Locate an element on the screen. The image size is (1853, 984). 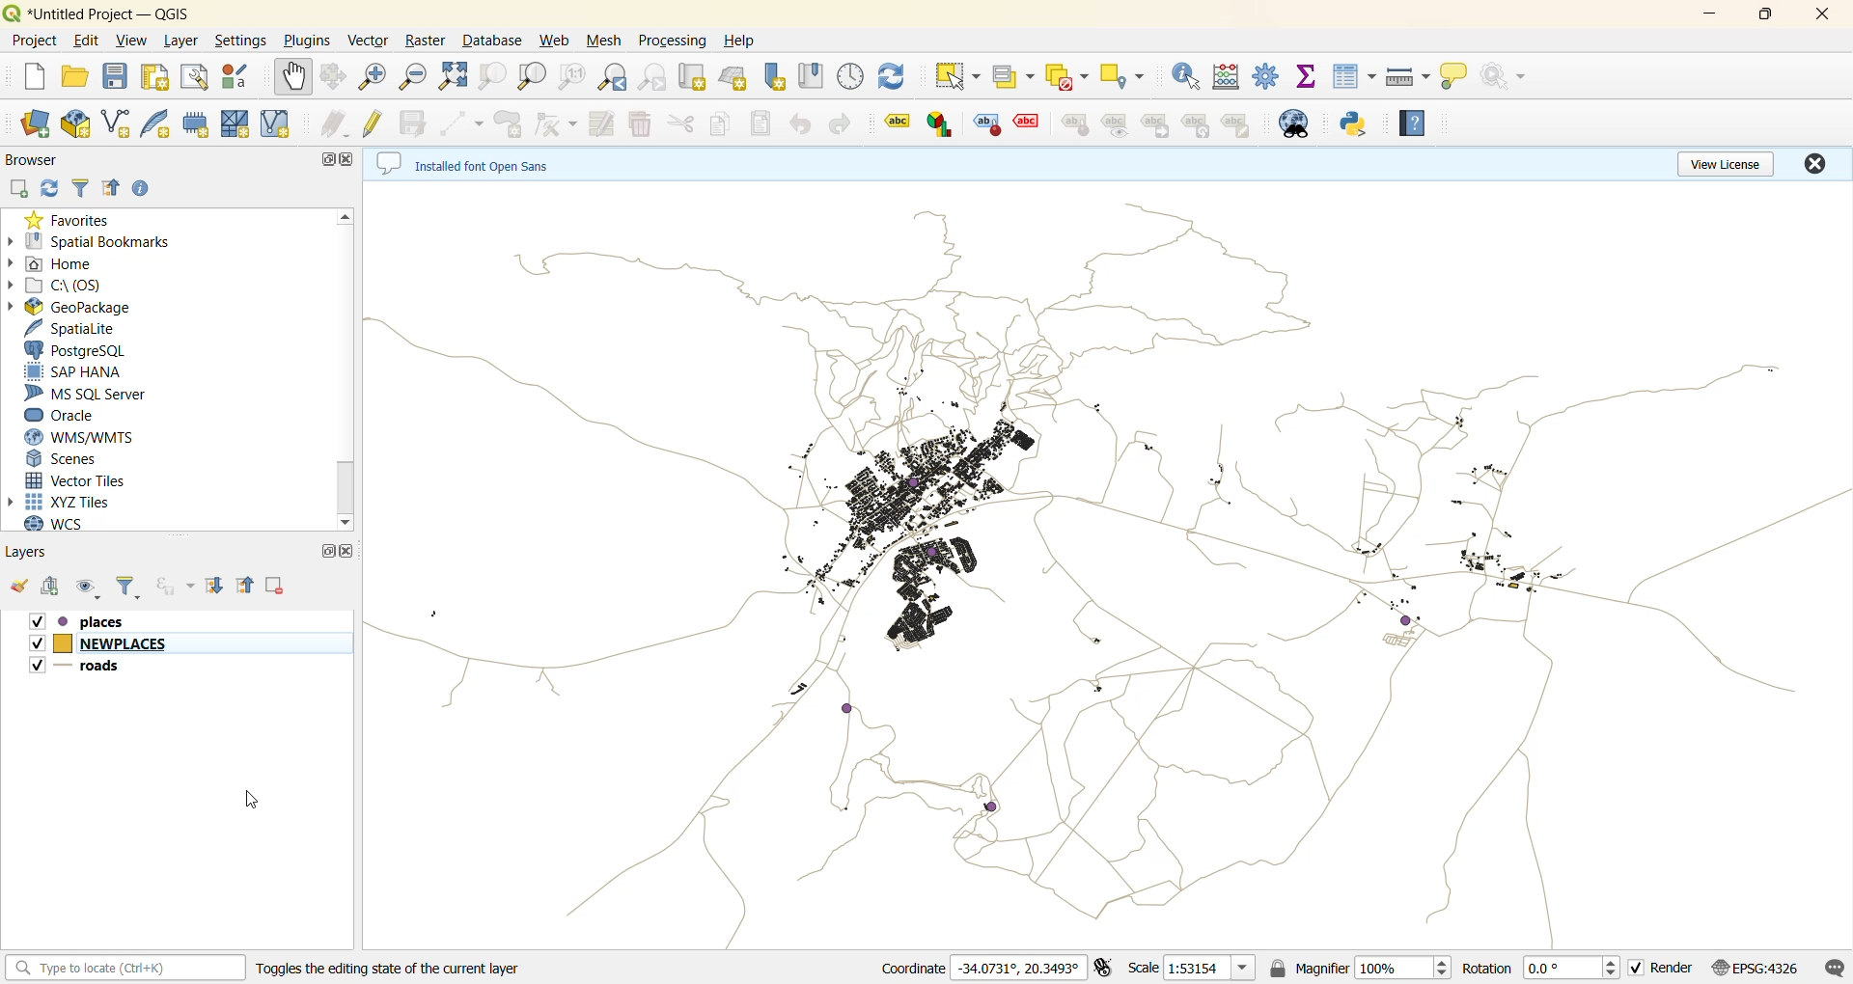
zoom out is located at coordinates (416, 77).